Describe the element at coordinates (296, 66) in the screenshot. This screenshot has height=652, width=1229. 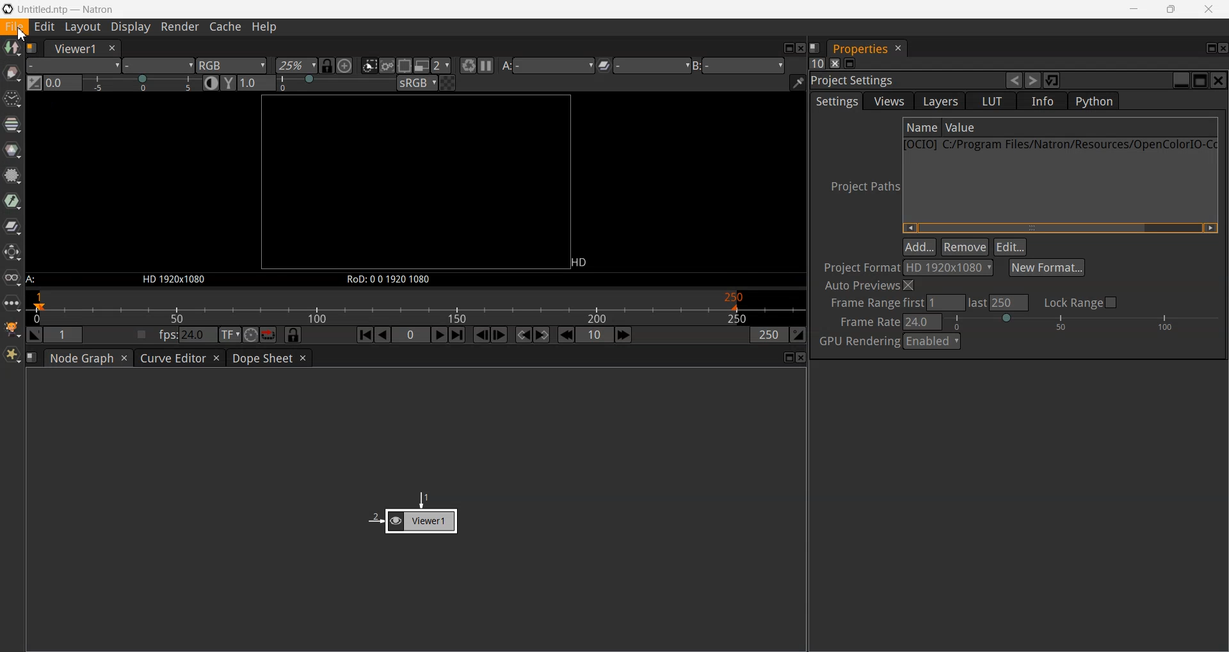
I see `Zoom percentage` at that location.